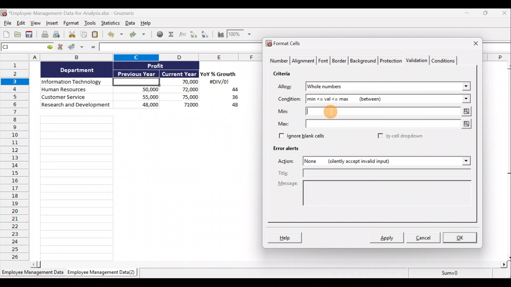 The image size is (511, 287). What do you see at coordinates (469, 14) in the screenshot?
I see `Minimize` at bounding box center [469, 14].